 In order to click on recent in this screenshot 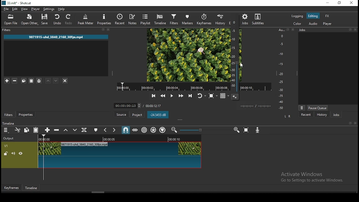, I will do `click(307, 115)`.